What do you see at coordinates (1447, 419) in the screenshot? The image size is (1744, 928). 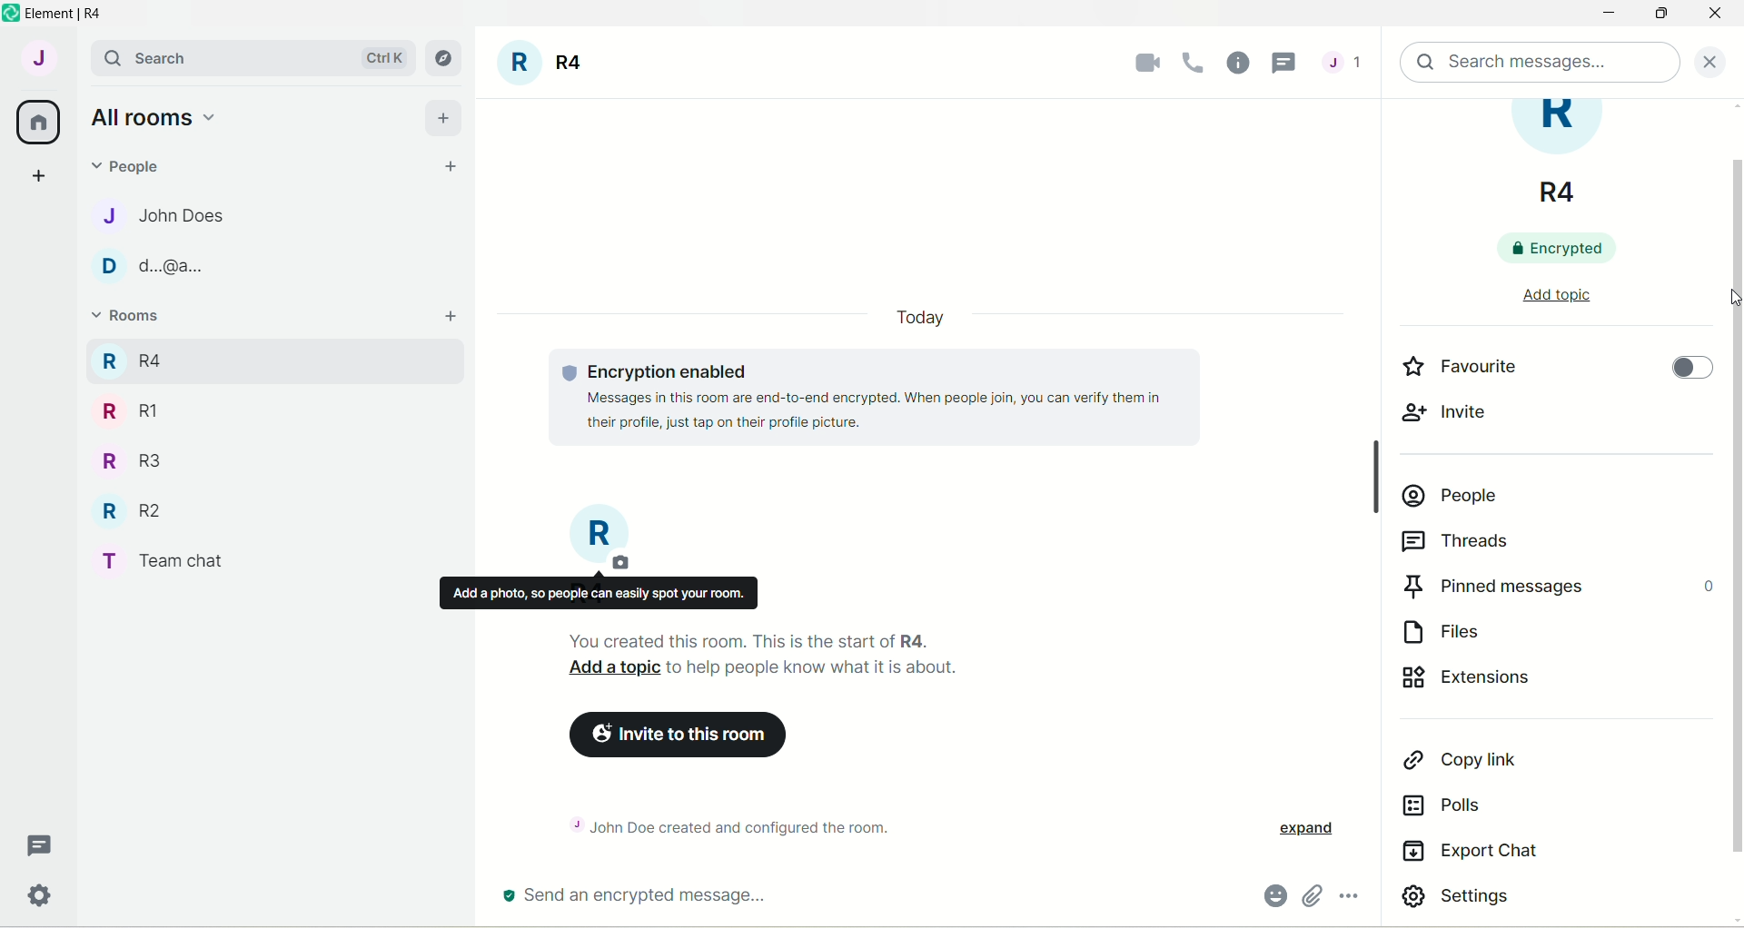 I see `invite` at bounding box center [1447, 419].